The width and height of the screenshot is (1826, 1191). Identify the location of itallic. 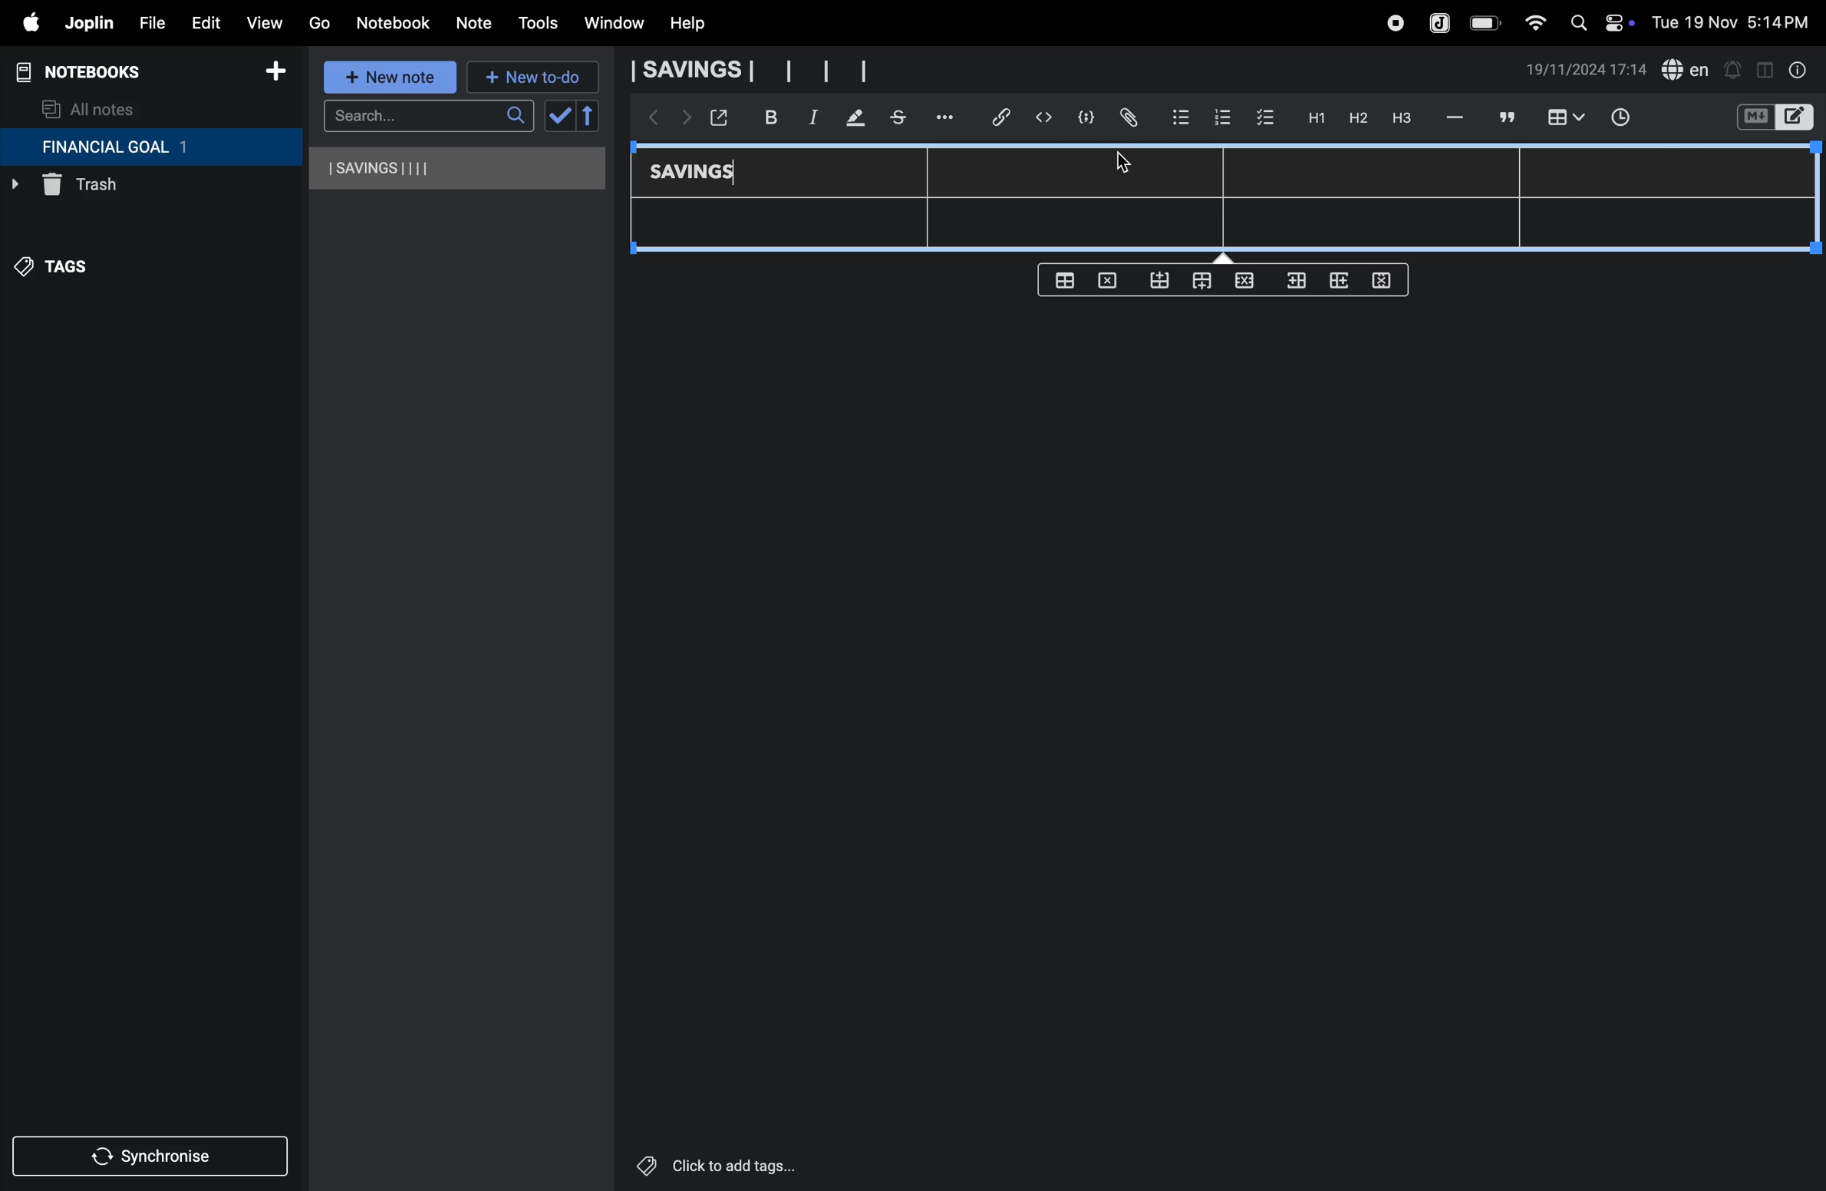
(811, 117).